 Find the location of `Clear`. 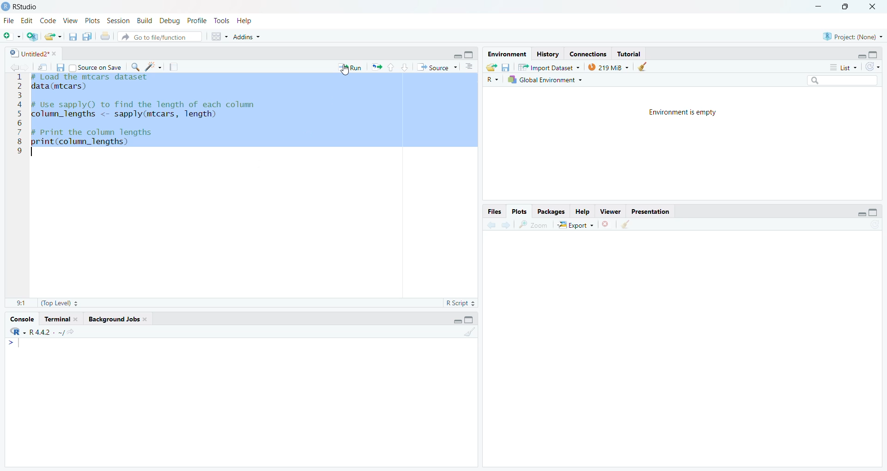

Clear is located at coordinates (625, 224).